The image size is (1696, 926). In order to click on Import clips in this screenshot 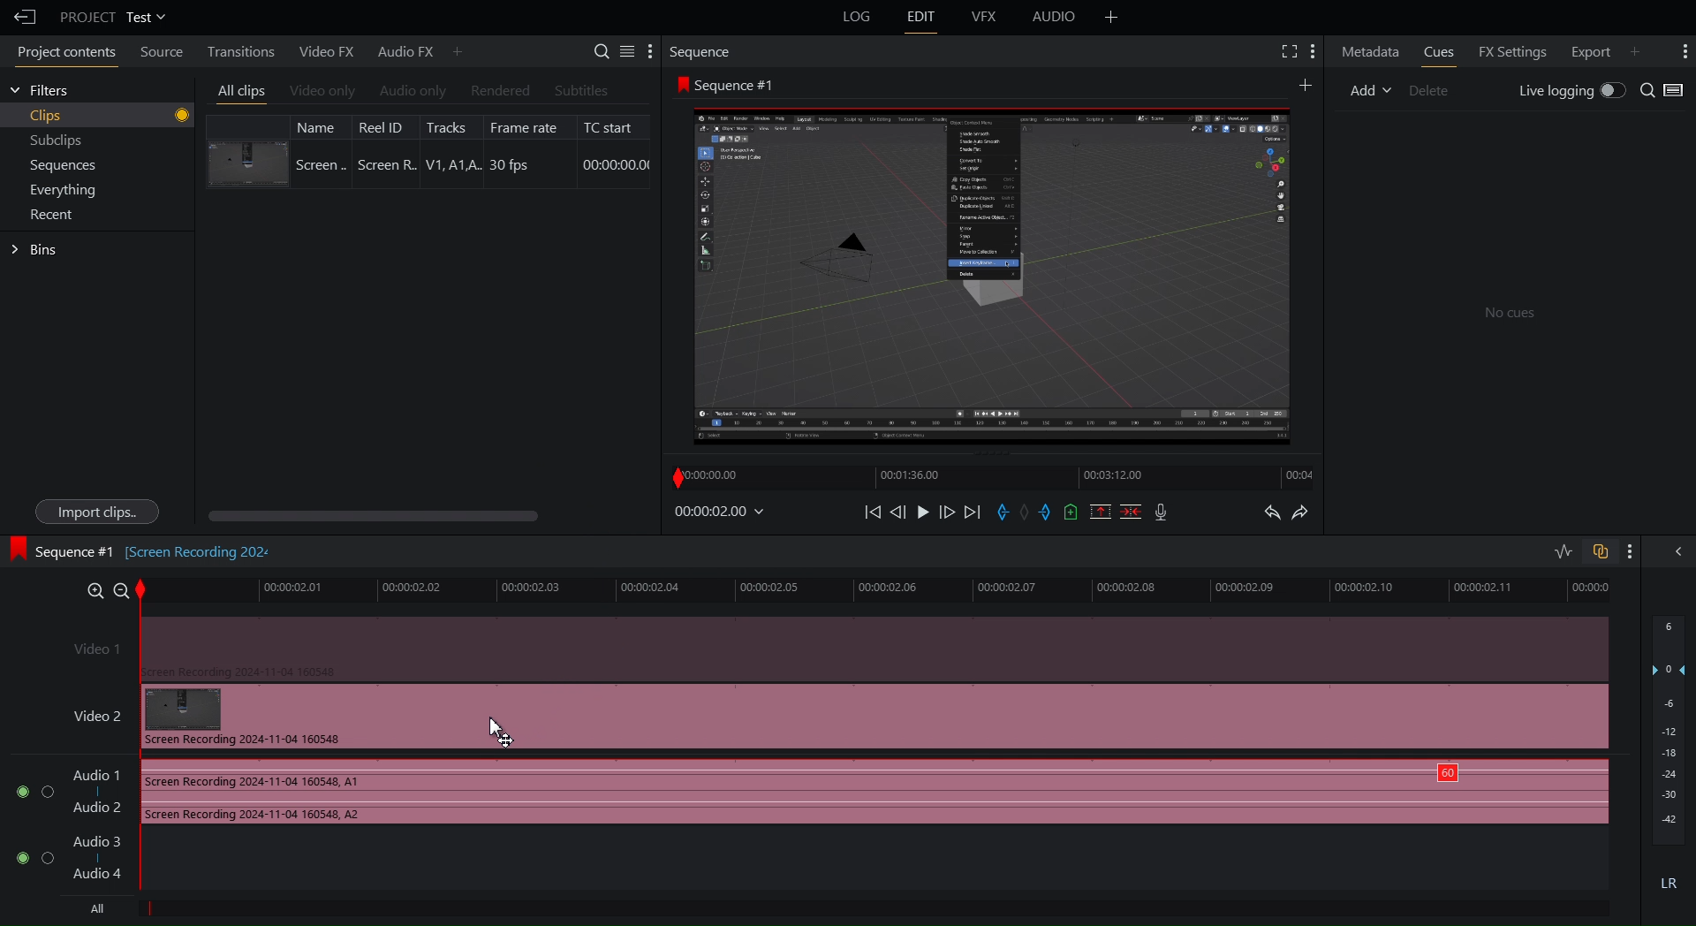, I will do `click(95, 512)`.